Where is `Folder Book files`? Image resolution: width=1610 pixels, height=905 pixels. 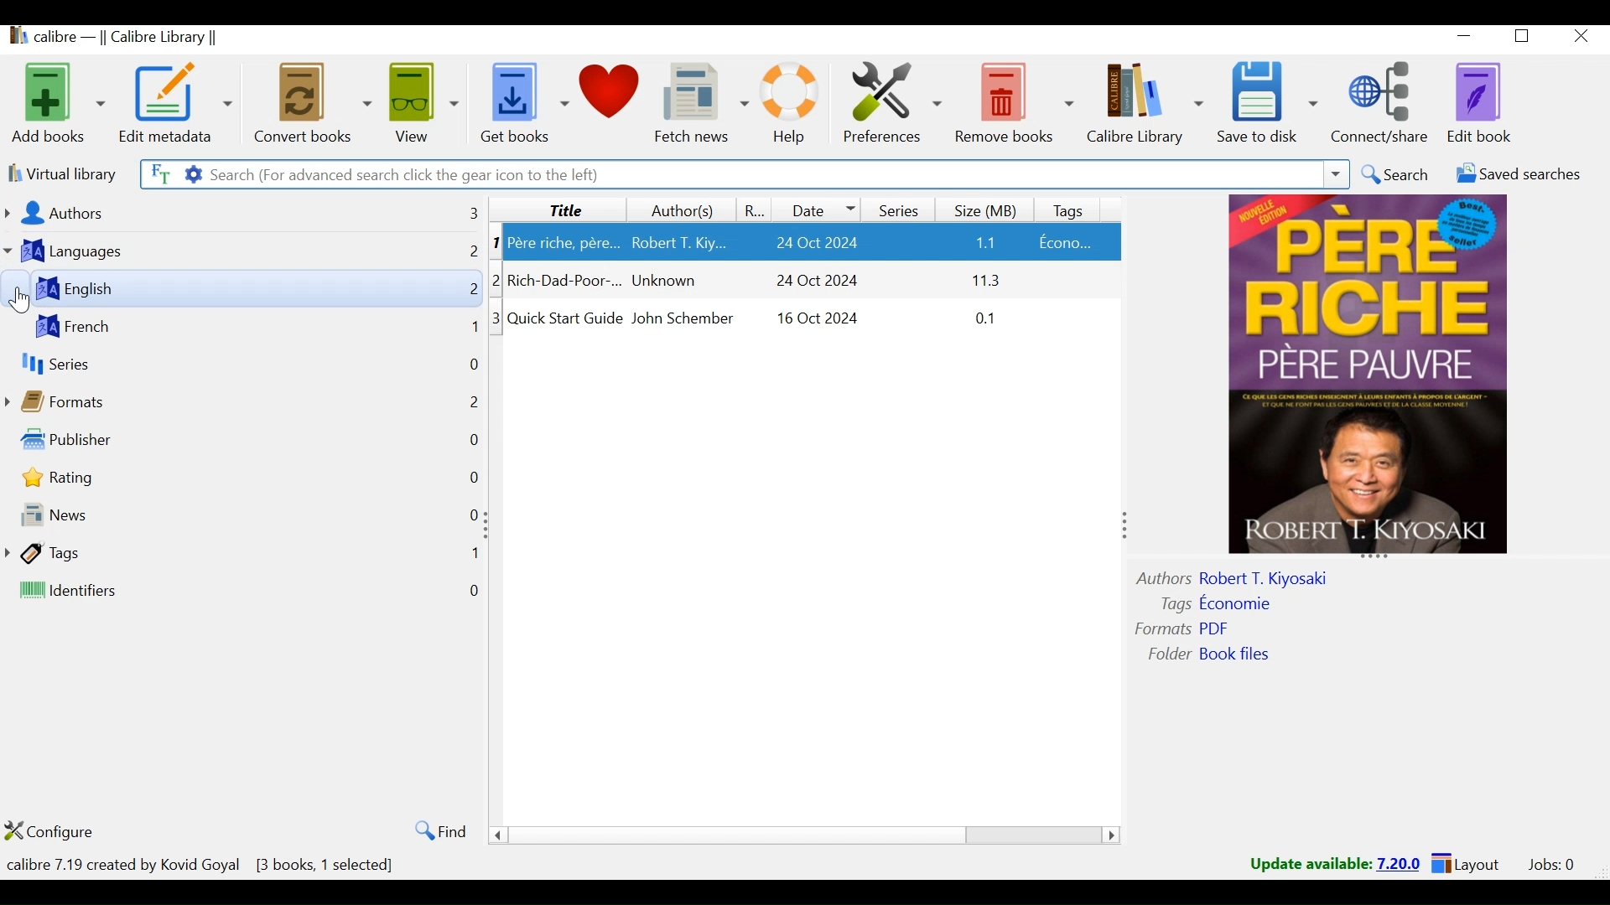 Folder Book files is located at coordinates (1217, 654).